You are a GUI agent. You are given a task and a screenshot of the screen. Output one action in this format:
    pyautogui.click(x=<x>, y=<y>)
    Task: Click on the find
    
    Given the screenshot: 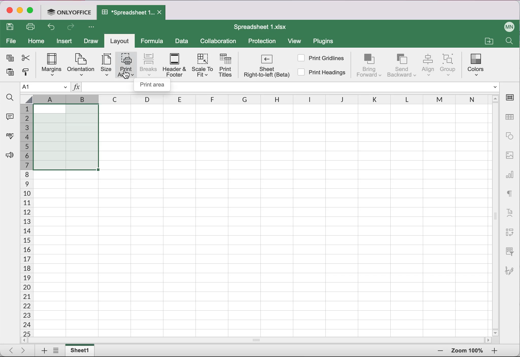 What is the action you would take?
    pyautogui.click(x=10, y=98)
    